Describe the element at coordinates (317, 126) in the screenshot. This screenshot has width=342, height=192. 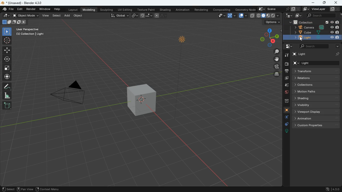
I see `custom properties` at that location.